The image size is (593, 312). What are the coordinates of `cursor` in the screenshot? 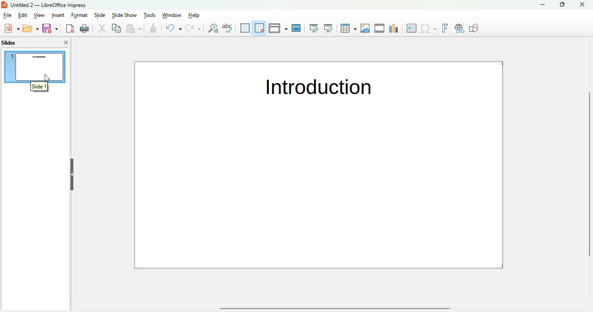 It's located at (47, 78).